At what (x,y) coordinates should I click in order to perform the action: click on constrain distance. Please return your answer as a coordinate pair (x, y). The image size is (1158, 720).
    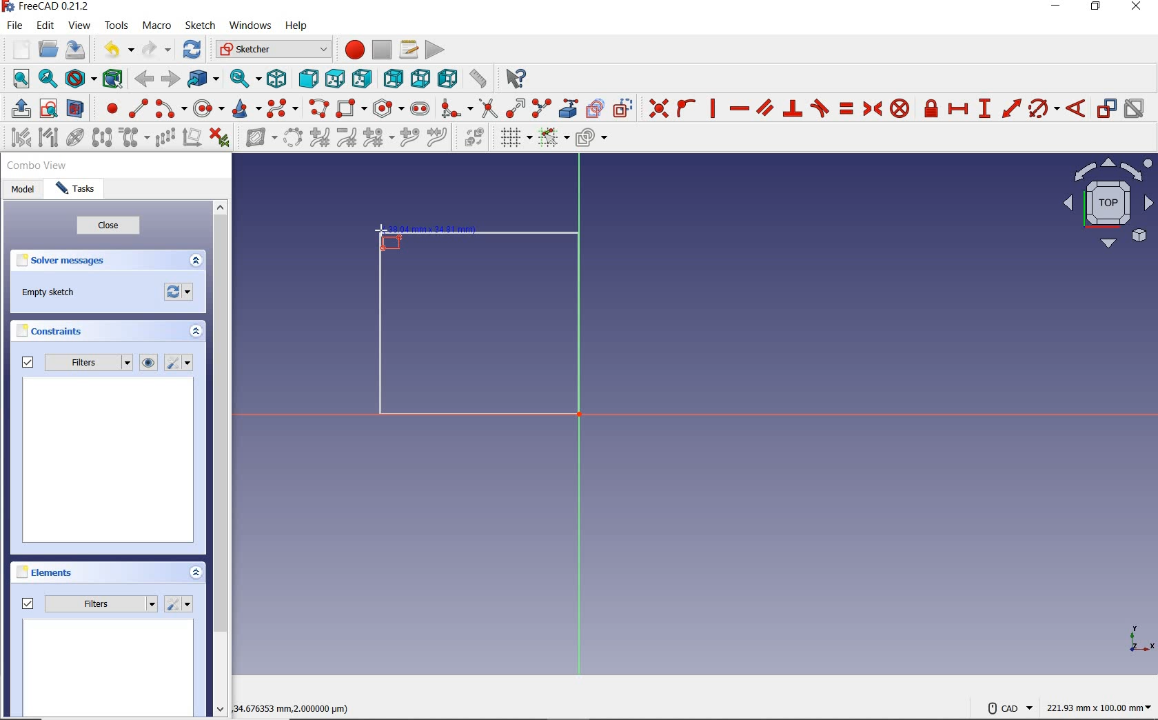
    Looking at the image, I should click on (1010, 109).